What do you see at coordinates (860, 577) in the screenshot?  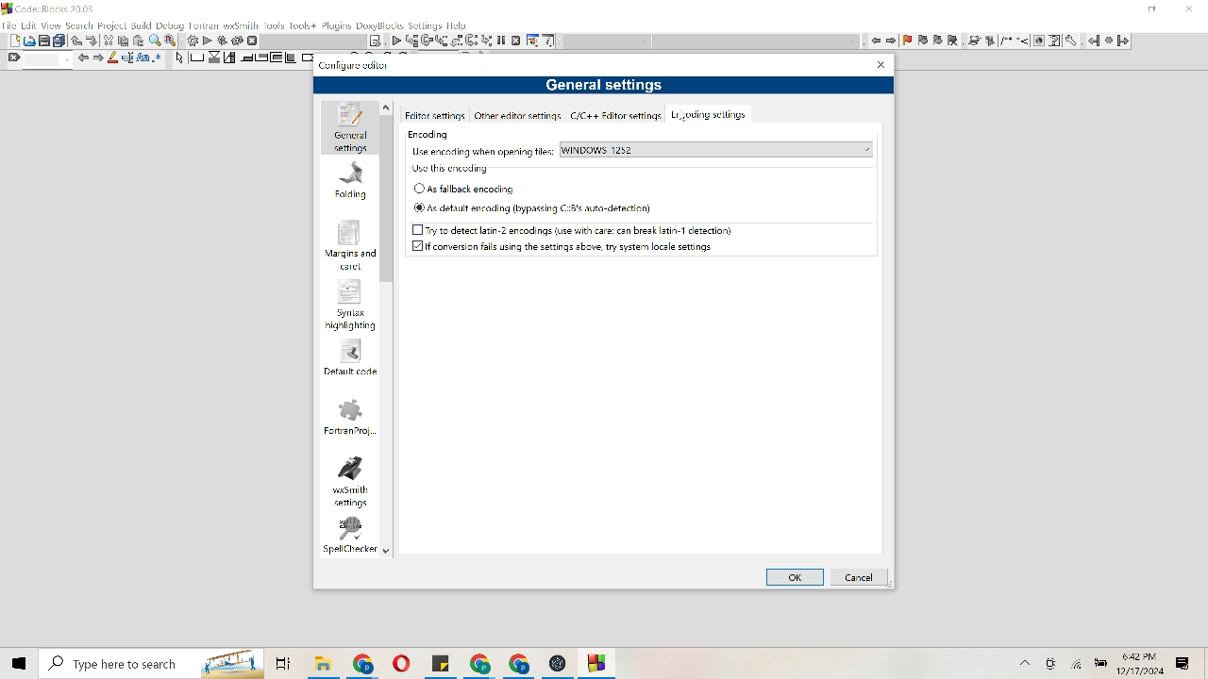 I see `Cancel` at bounding box center [860, 577].